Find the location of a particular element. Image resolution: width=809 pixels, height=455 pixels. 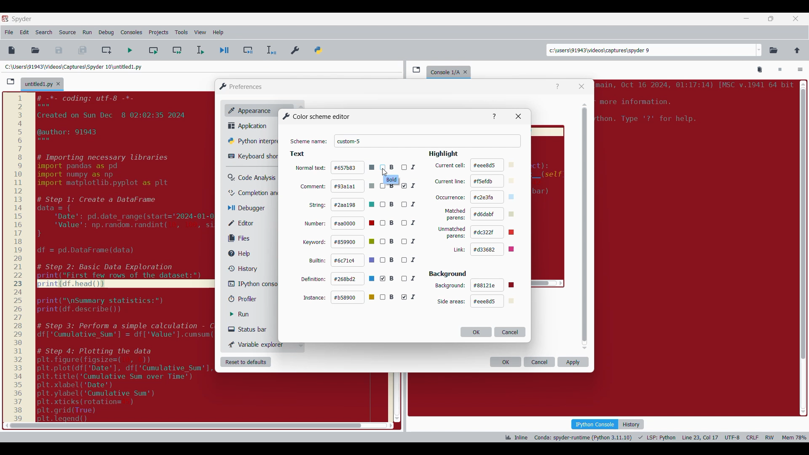

code is located at coordinates (693, 105).